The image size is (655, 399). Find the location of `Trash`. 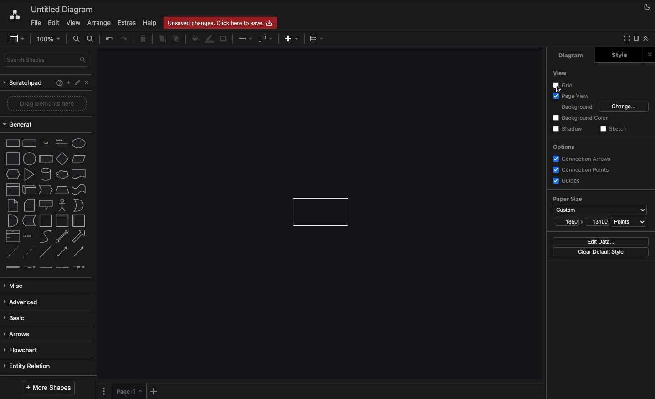

Trash is located at coordinates (143, 39).